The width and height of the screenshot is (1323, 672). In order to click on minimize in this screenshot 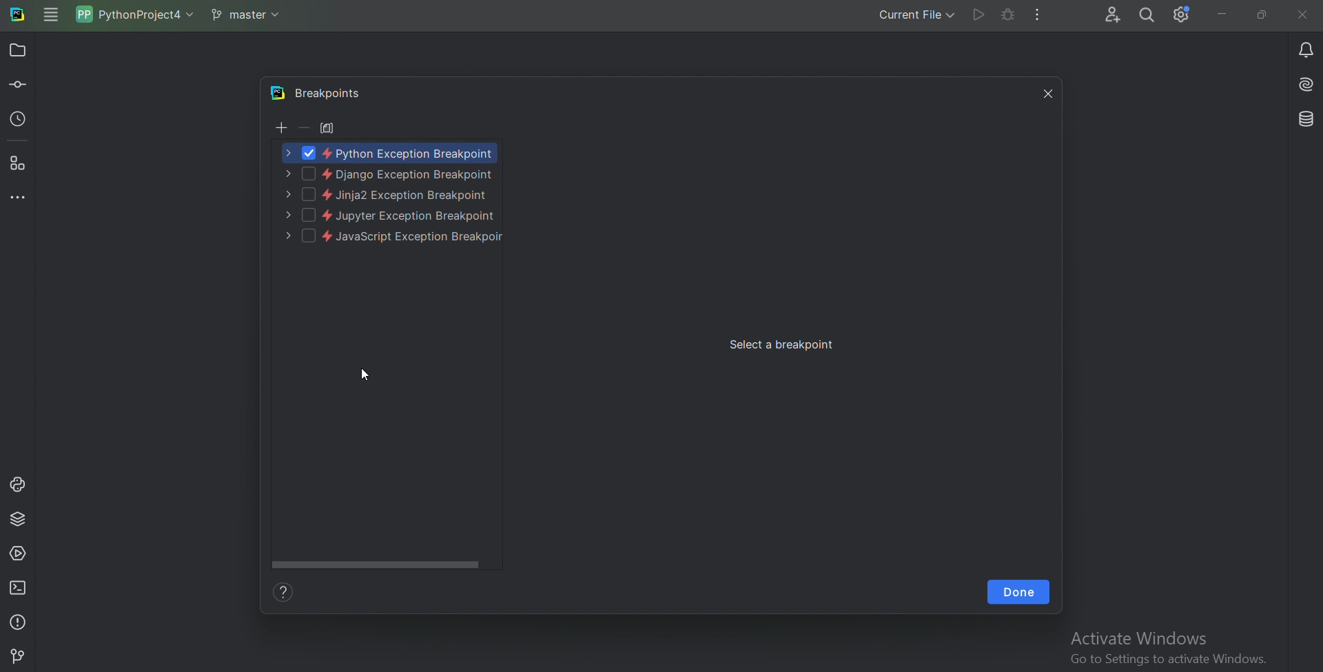, I will do `click(1219, 14)`.